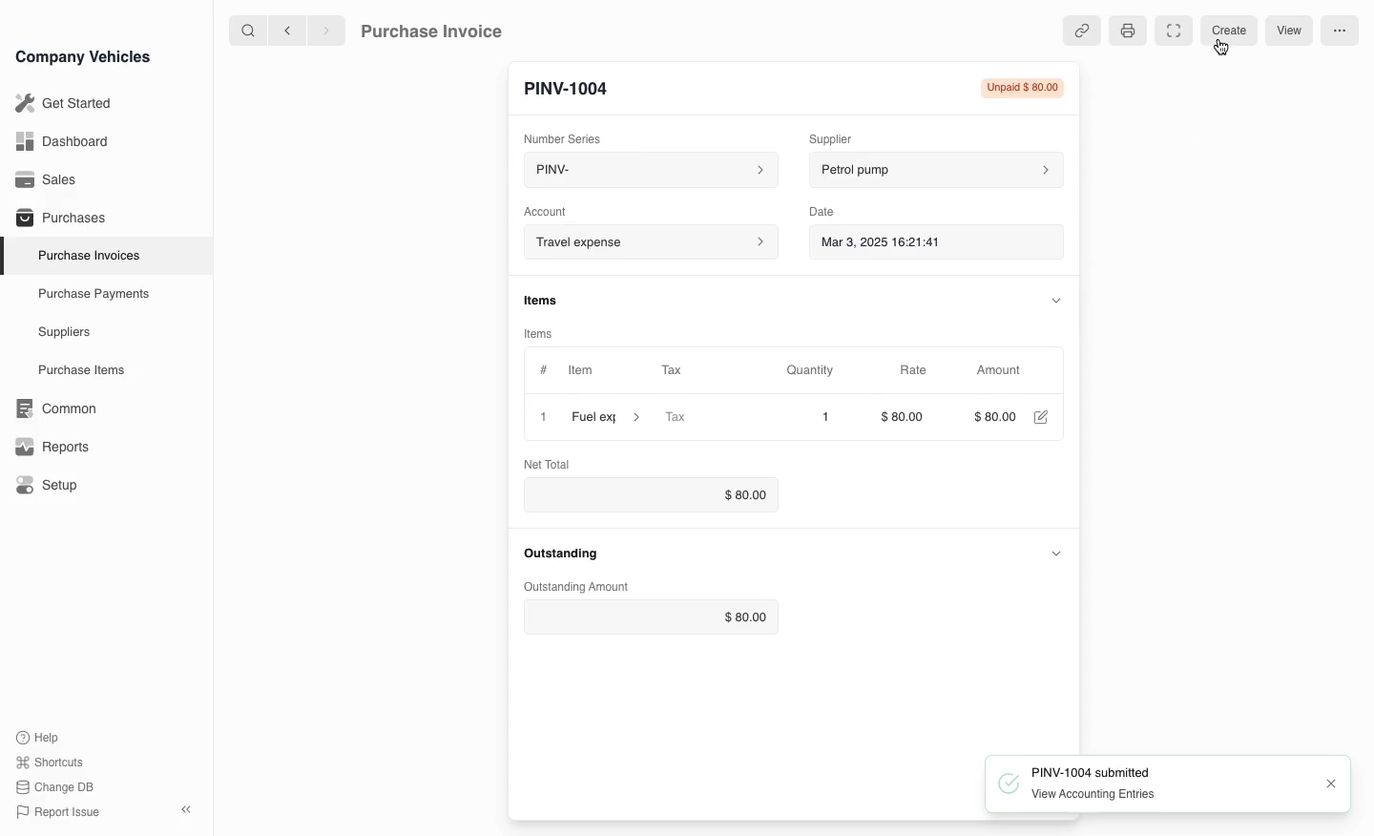 This screenshot has width=1374, height=836. Describe the element at coordinates (1048, 243) in the screenshot. I see `calender` at that location.